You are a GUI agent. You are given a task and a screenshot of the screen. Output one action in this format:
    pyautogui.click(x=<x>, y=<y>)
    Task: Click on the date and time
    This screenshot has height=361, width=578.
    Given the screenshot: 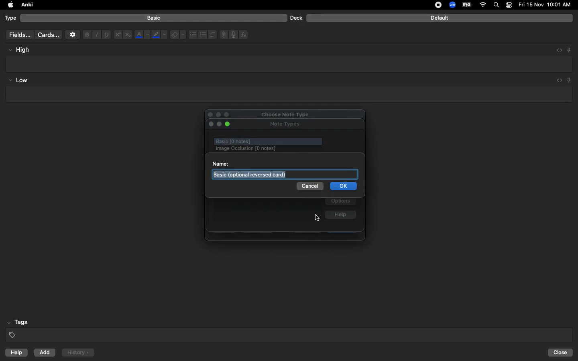 What is the action you would take?
    pyautogui.click(x=547, y=4)
    